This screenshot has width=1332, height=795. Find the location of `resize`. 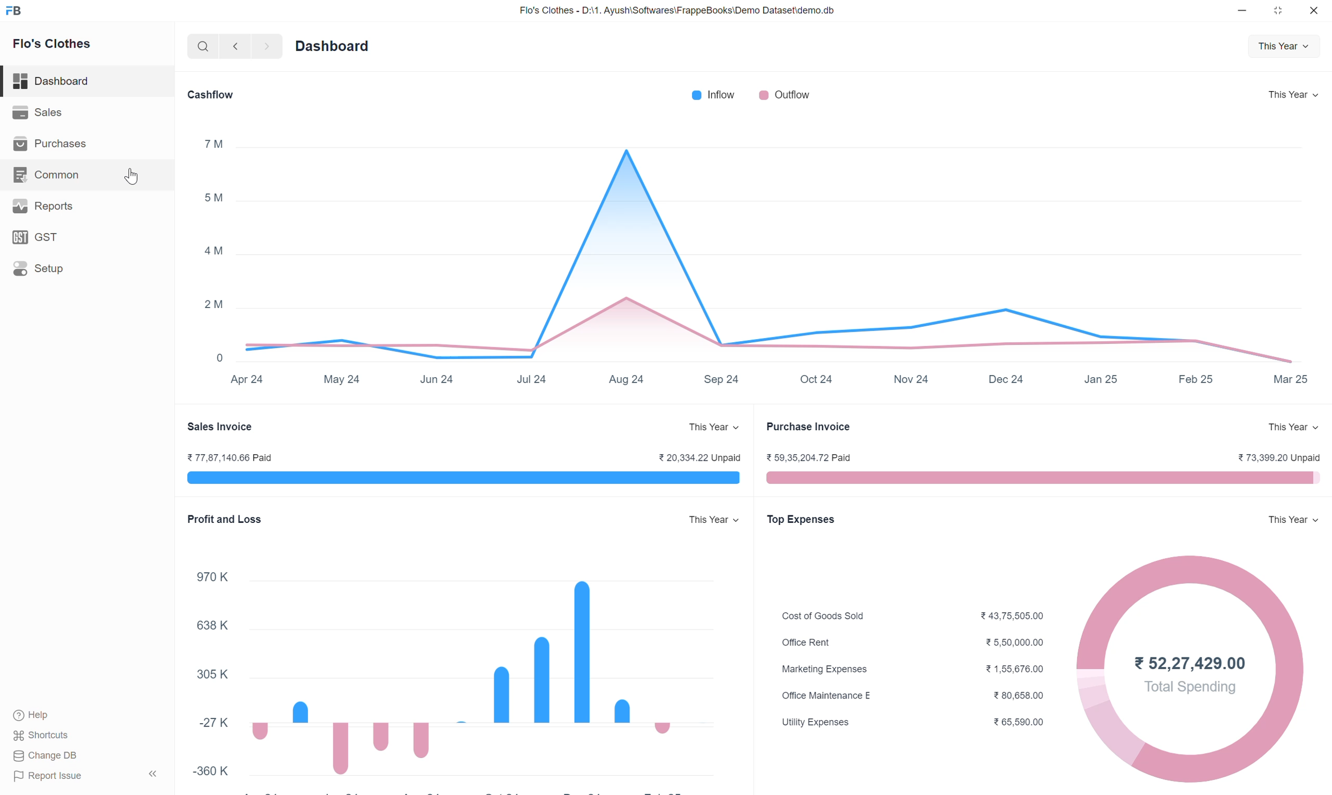

resize is located at coordinates (1281, 11).